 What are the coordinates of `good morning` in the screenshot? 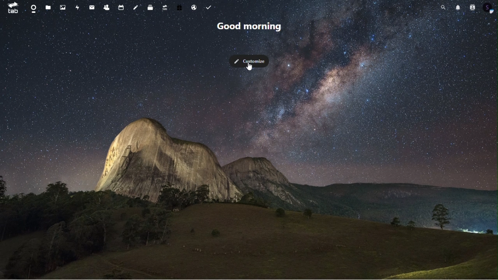 It's located at (248, 25).